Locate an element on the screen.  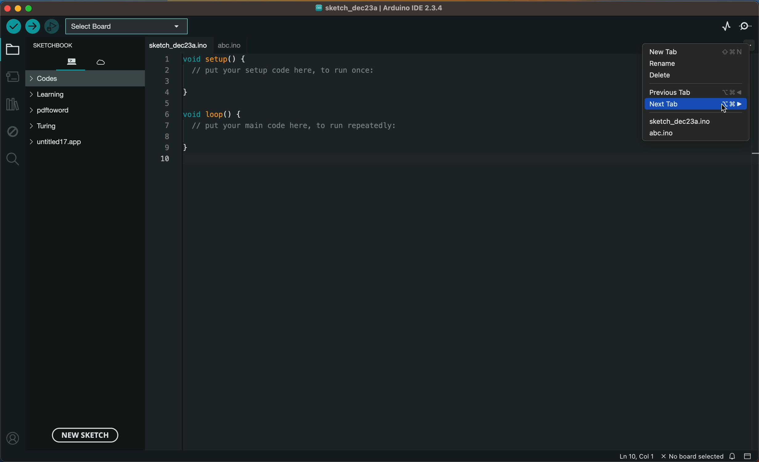
library manager is located at coordinates (11, 102).